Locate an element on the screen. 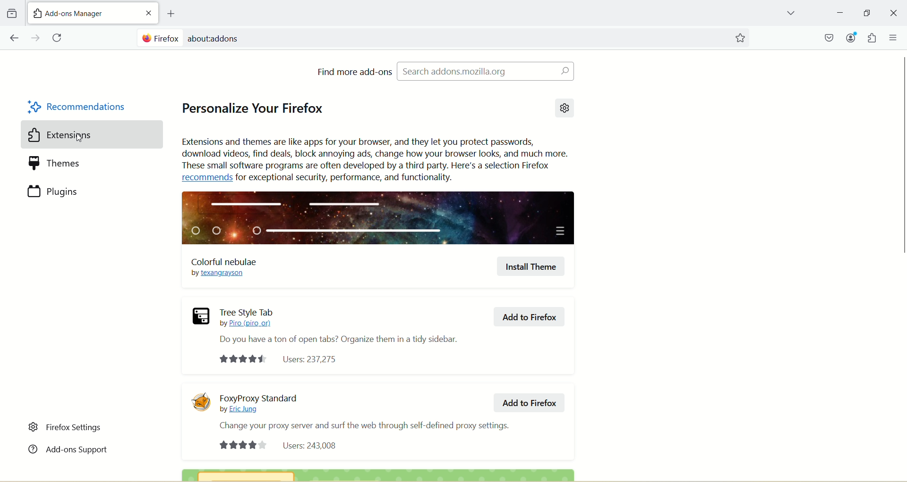  Recommendation is located at coordinates (78, 108).